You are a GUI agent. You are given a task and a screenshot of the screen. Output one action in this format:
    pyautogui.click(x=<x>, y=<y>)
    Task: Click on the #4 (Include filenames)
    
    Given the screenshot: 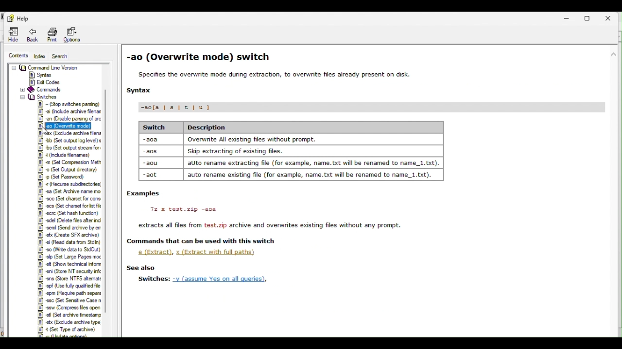 What is the action you would take?
    pyautogui.click(x=63, y=155)
    